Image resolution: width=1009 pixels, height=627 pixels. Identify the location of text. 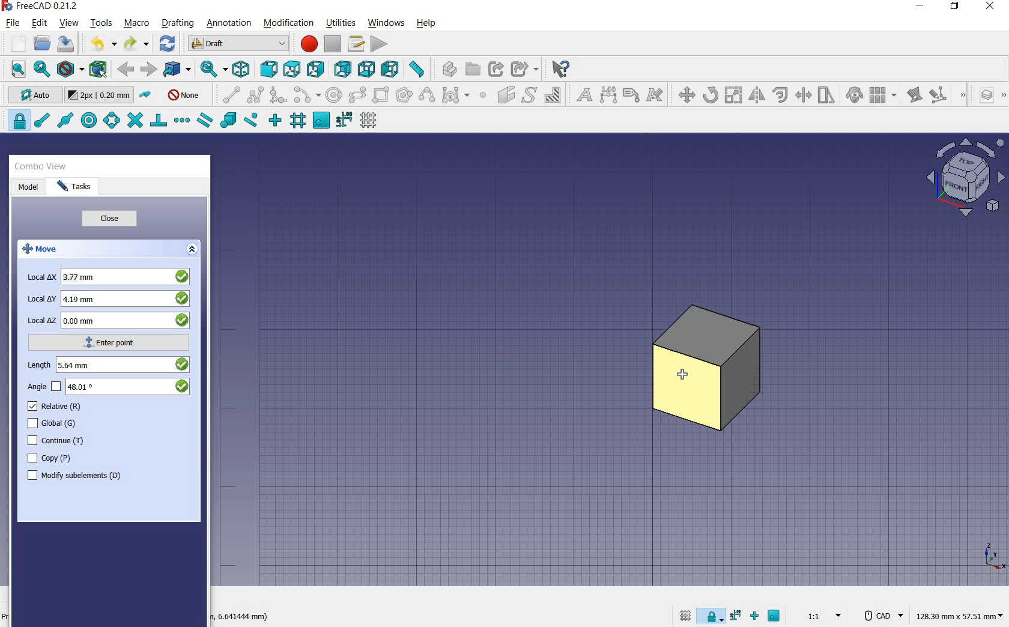
(582, 94).